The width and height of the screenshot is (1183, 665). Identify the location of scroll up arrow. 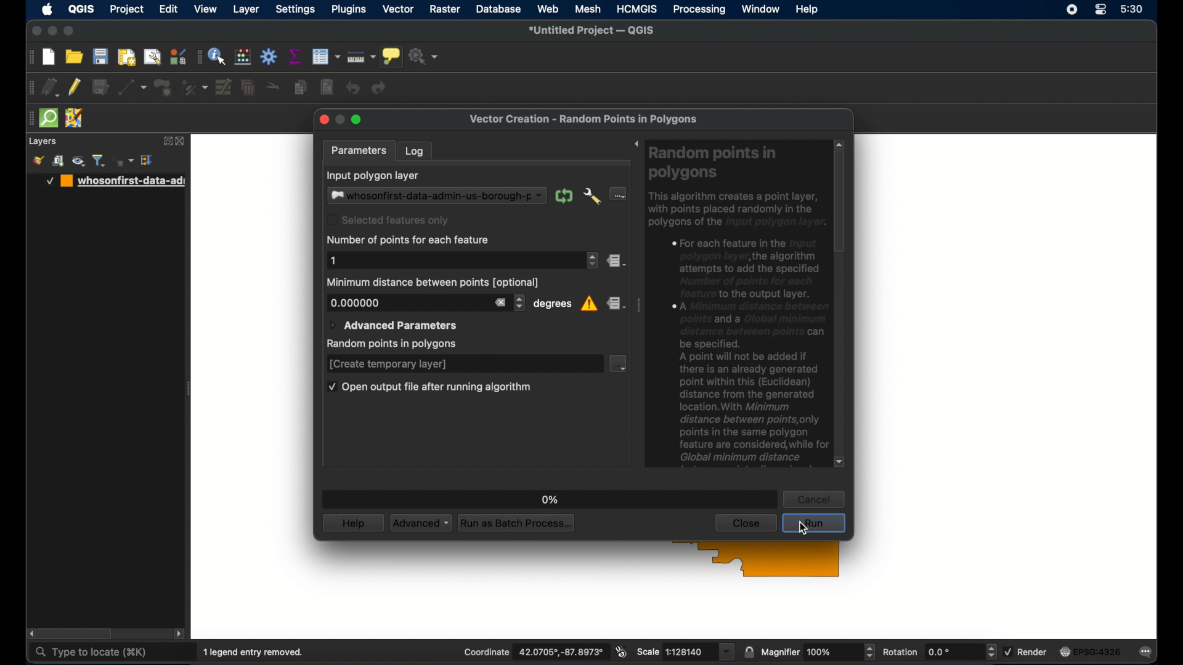
(840, 143).